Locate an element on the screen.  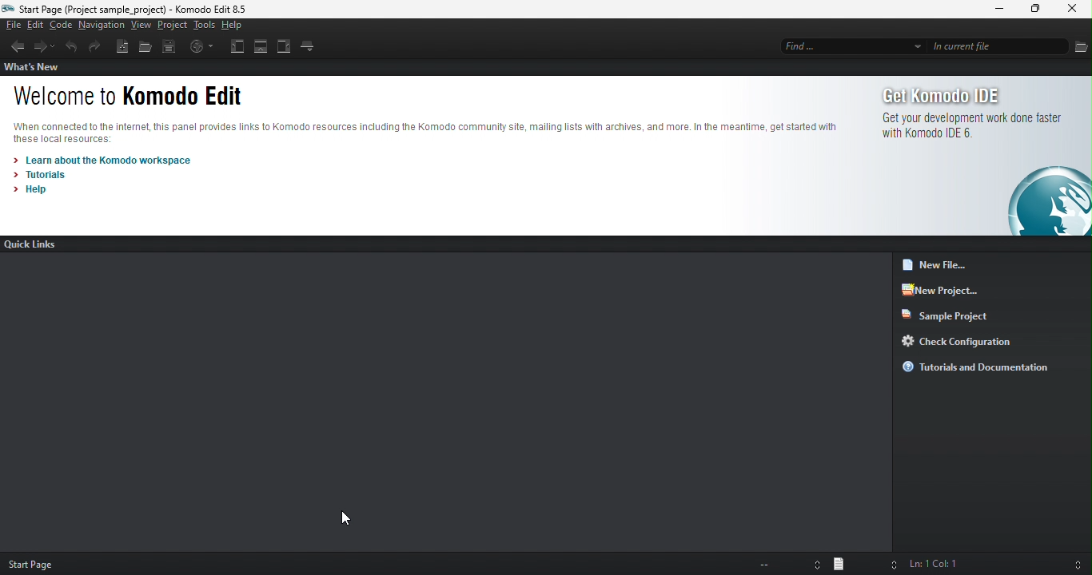
quick links is located at coordinates (47, 242).